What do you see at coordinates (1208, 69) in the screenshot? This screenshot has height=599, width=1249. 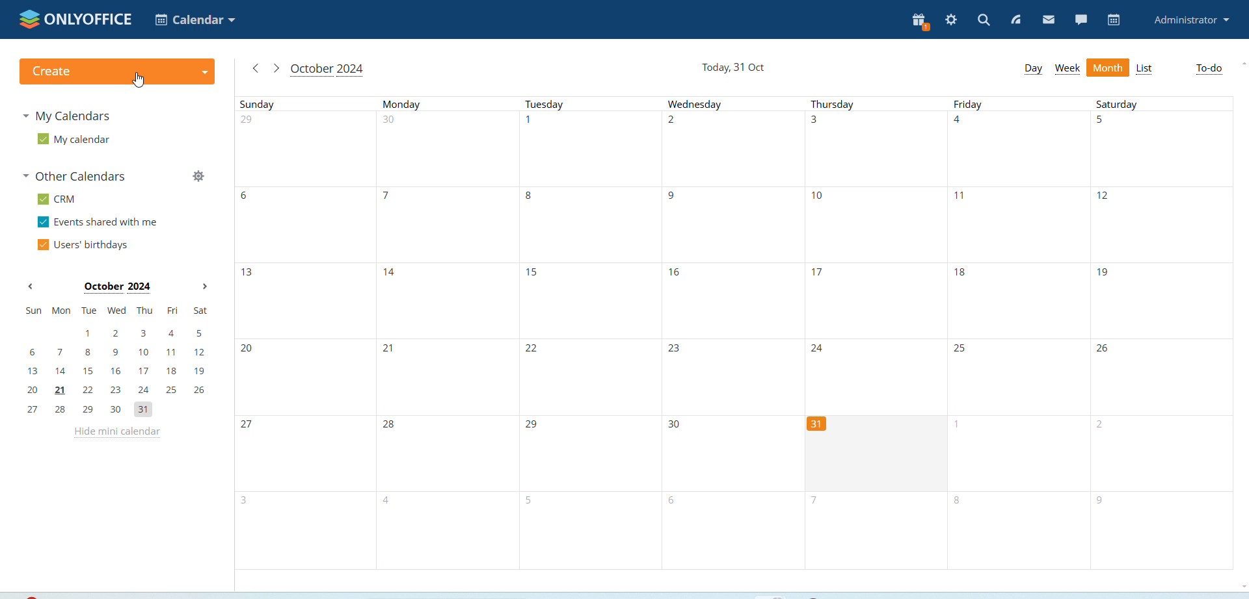 I see `to-do` at bounding box center [1208, 69].